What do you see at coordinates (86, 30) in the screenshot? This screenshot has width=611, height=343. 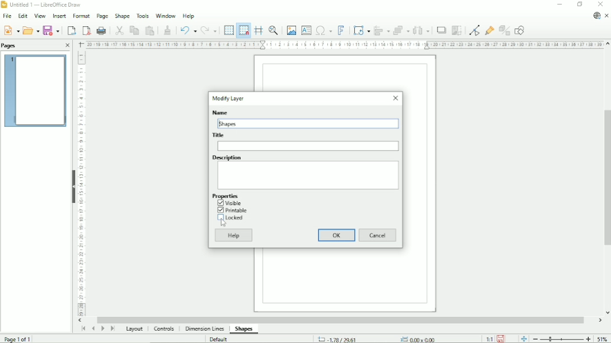 I see `Export directly as PDF` at bounding box center [86, 30].